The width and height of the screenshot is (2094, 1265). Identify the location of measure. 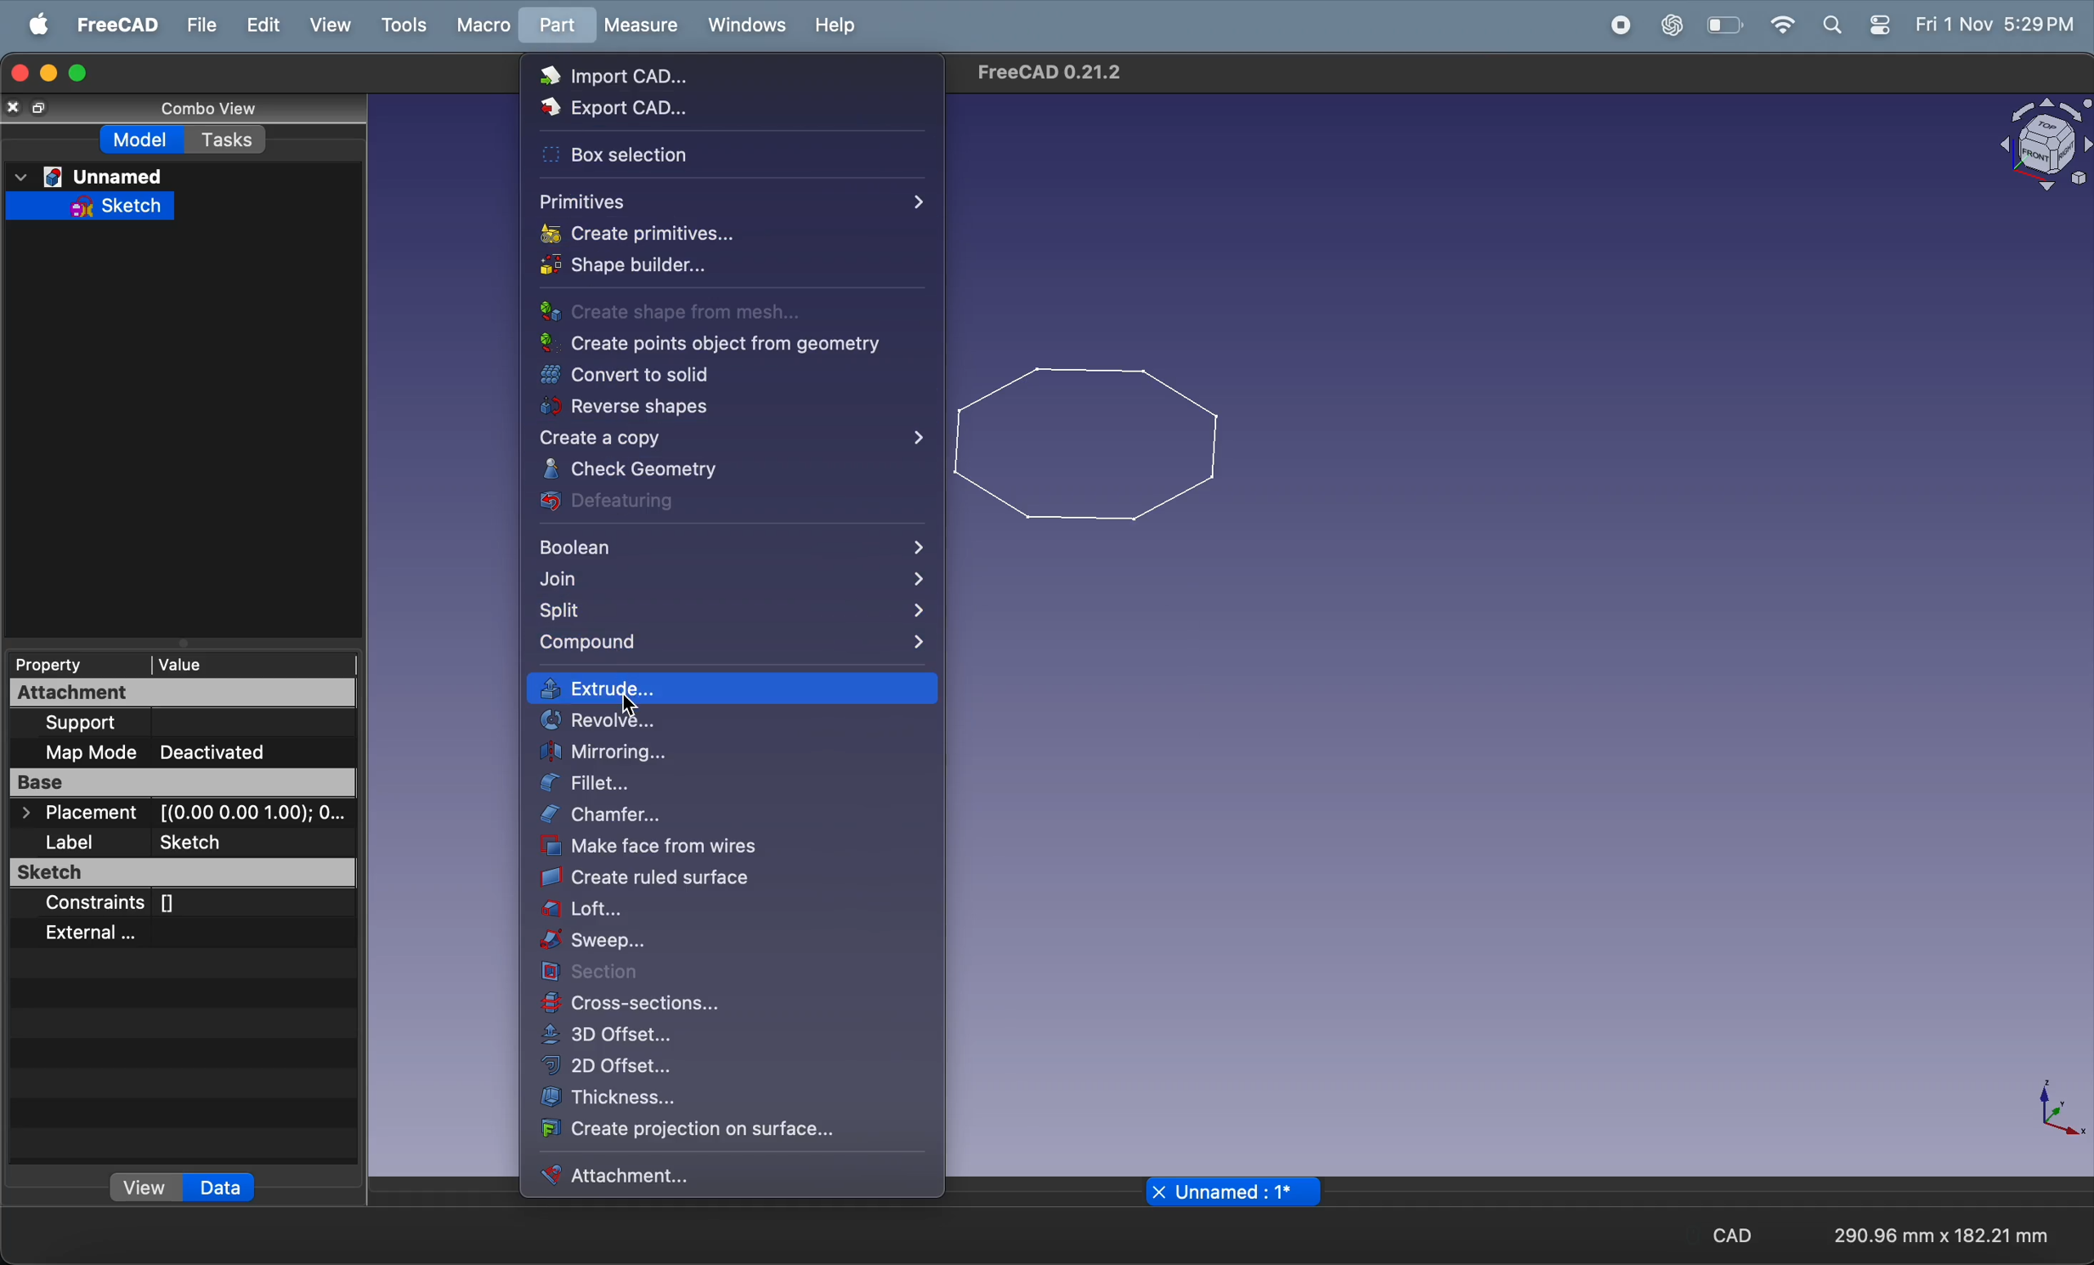
(642, 25).